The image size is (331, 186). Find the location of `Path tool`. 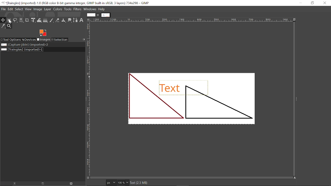

Path tool is located at coordinates (76, 20).